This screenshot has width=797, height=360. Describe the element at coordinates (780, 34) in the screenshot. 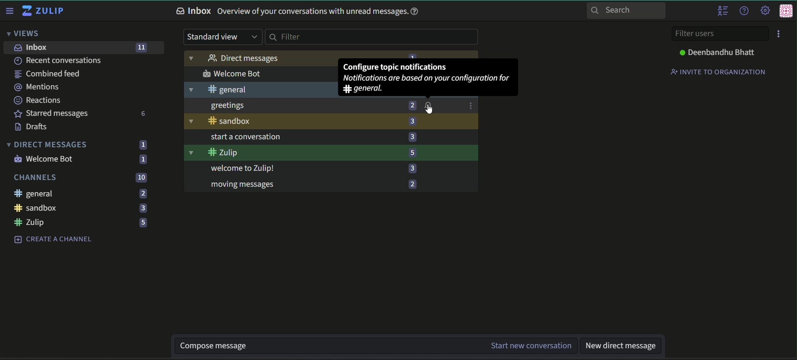

I see `menu` at that location.